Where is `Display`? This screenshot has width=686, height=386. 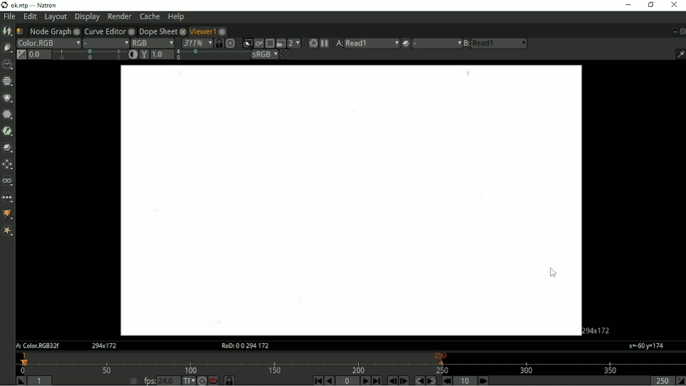 Display is located at coordinates (87, 17).